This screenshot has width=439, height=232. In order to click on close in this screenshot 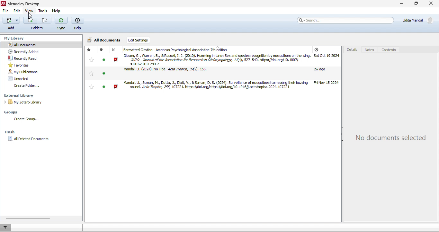, I will do `click(430, 4)`.